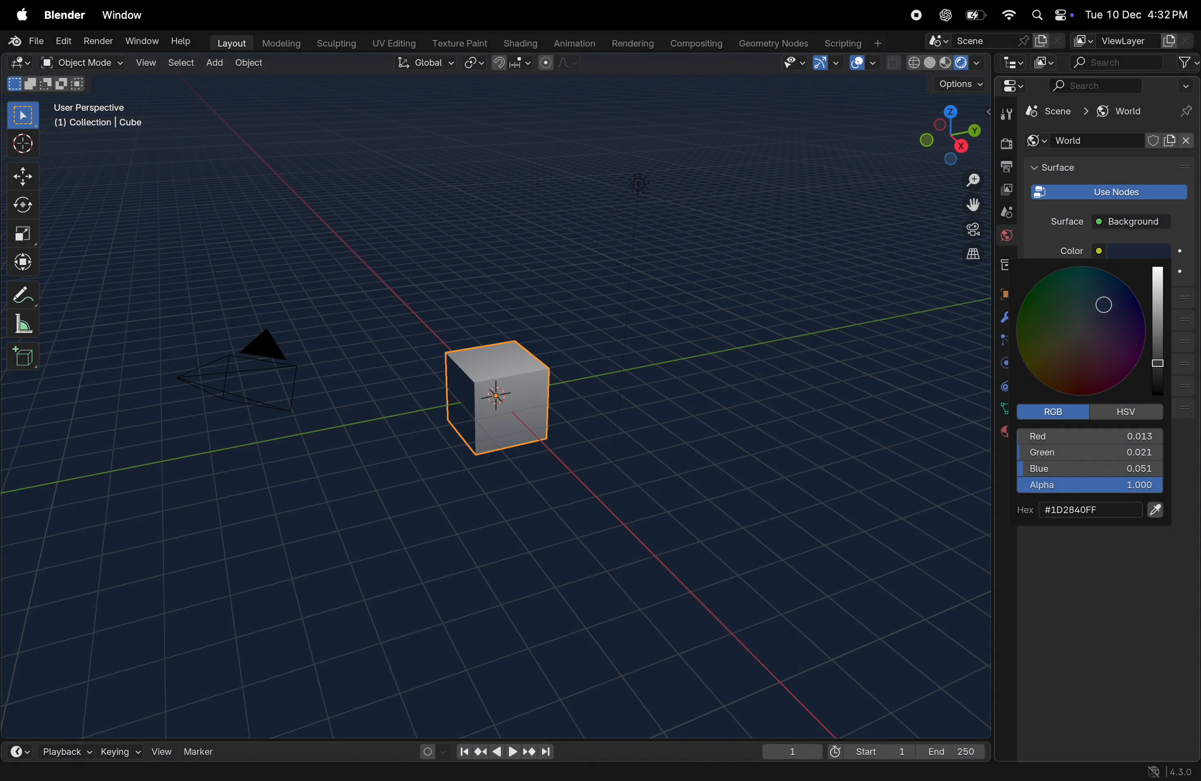 This screenshot has width=1201, height=781. I want to click on collection, so click(1003, 264).